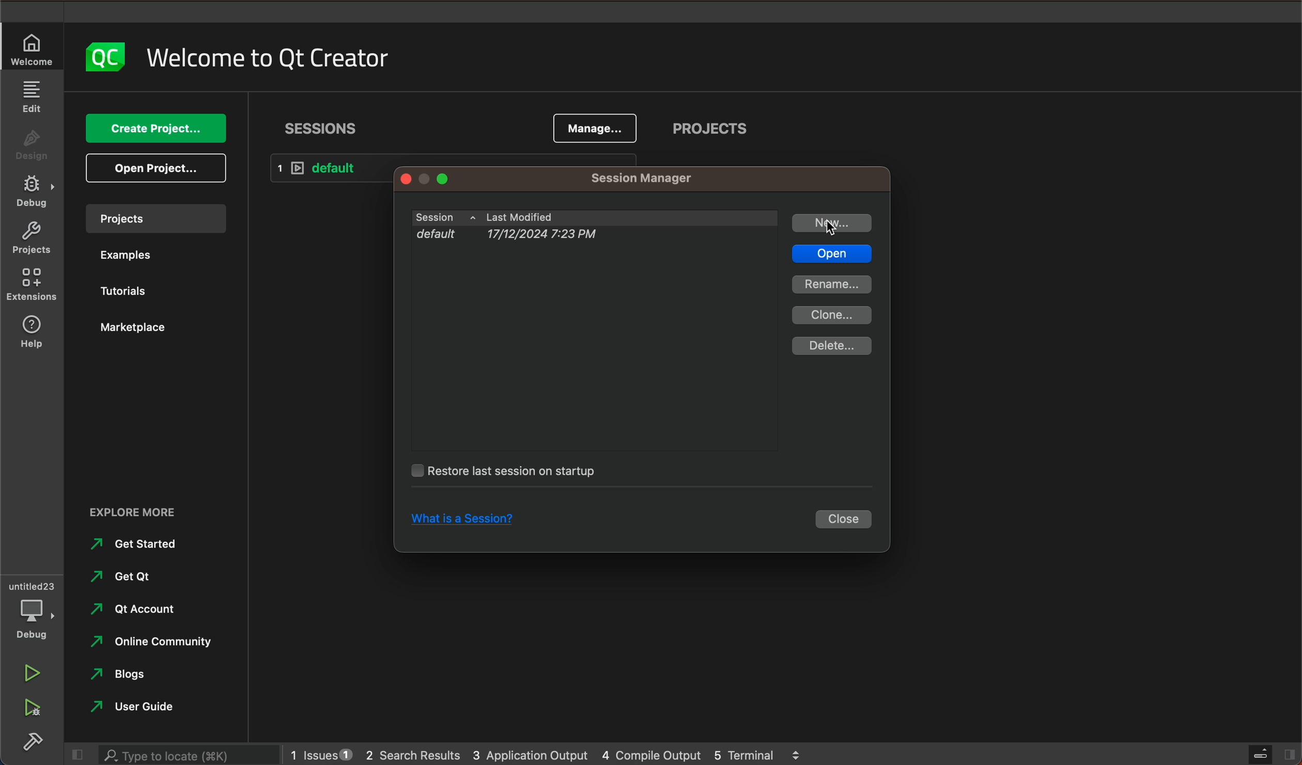 This screenshot has width=1302, height=765. I want to click on cursor, so click(835, 228).